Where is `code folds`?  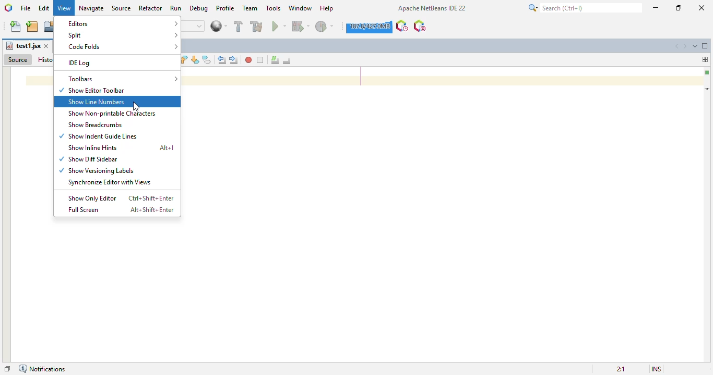 code folds is located at coordinates (123, 46).